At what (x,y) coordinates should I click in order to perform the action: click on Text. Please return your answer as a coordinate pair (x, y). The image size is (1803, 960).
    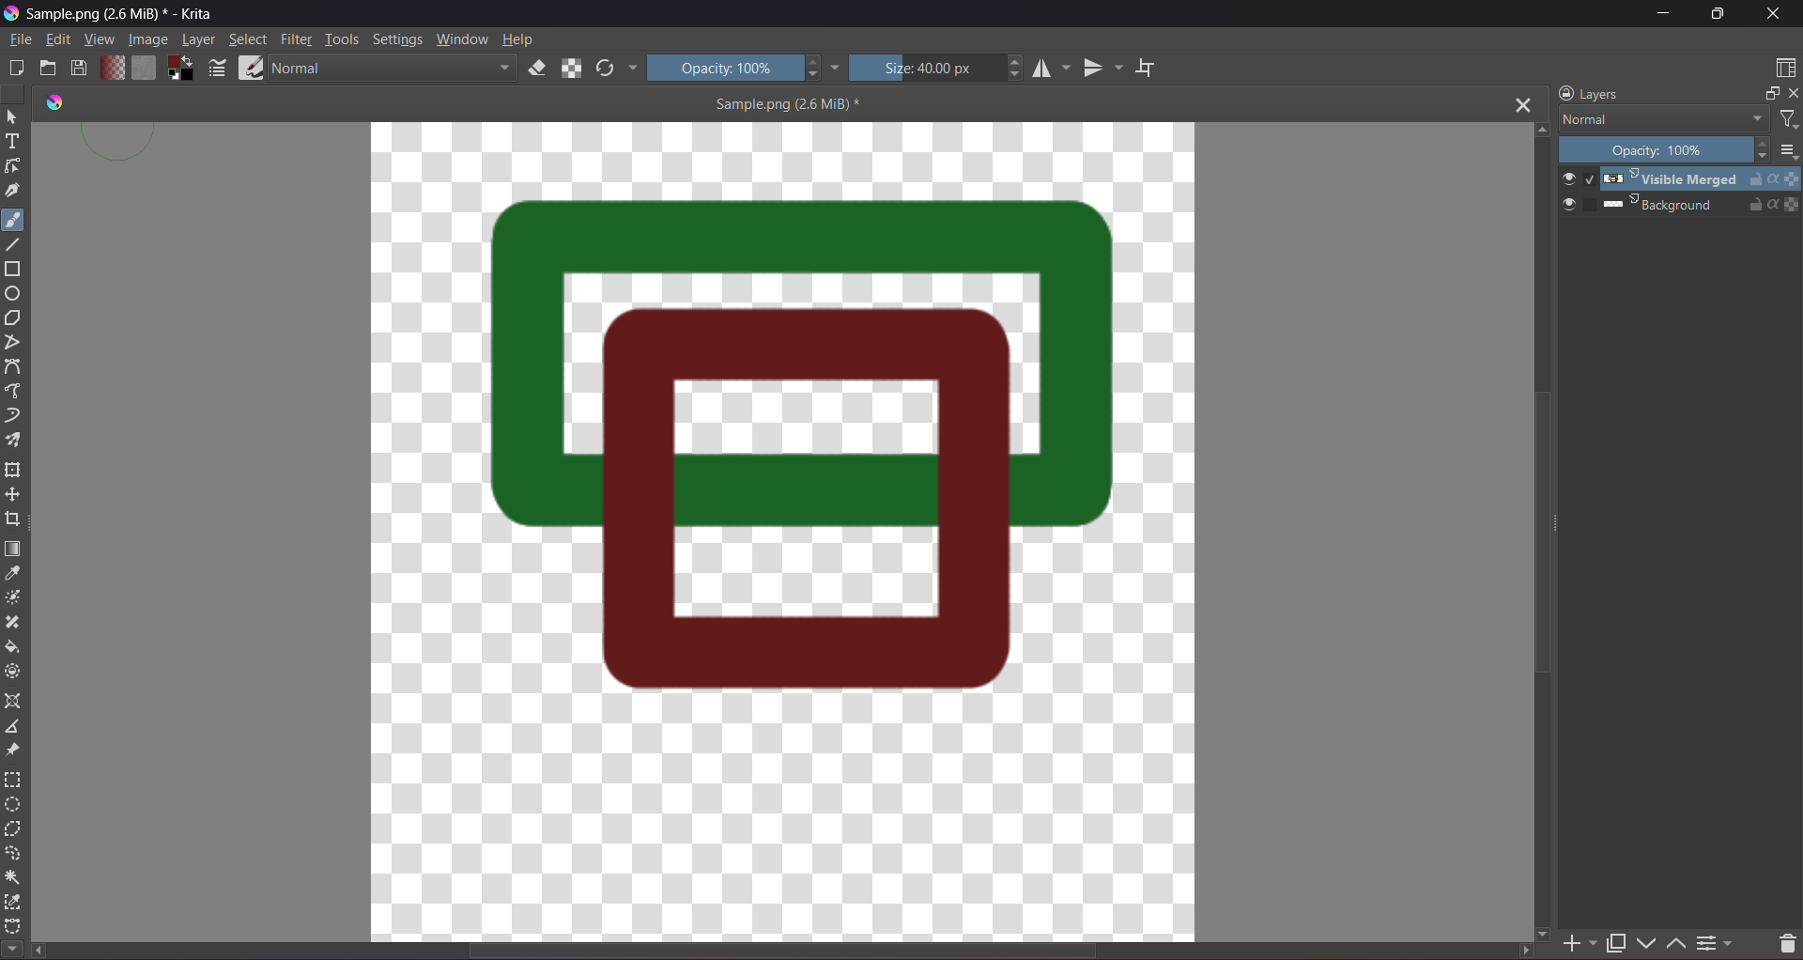
    Looking at the image, I should click on (13, 144).